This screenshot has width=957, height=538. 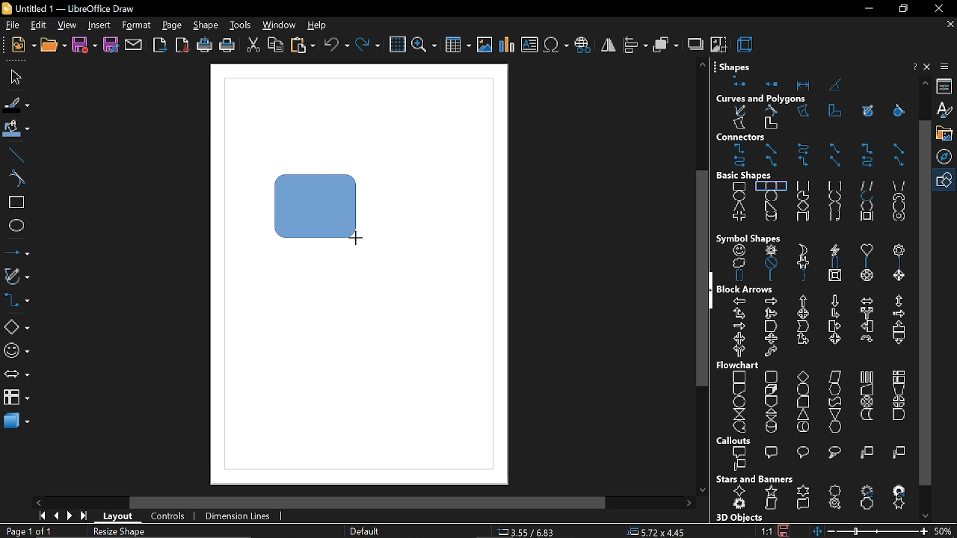 I want to click on flowchart, so click(x=16, y=397).